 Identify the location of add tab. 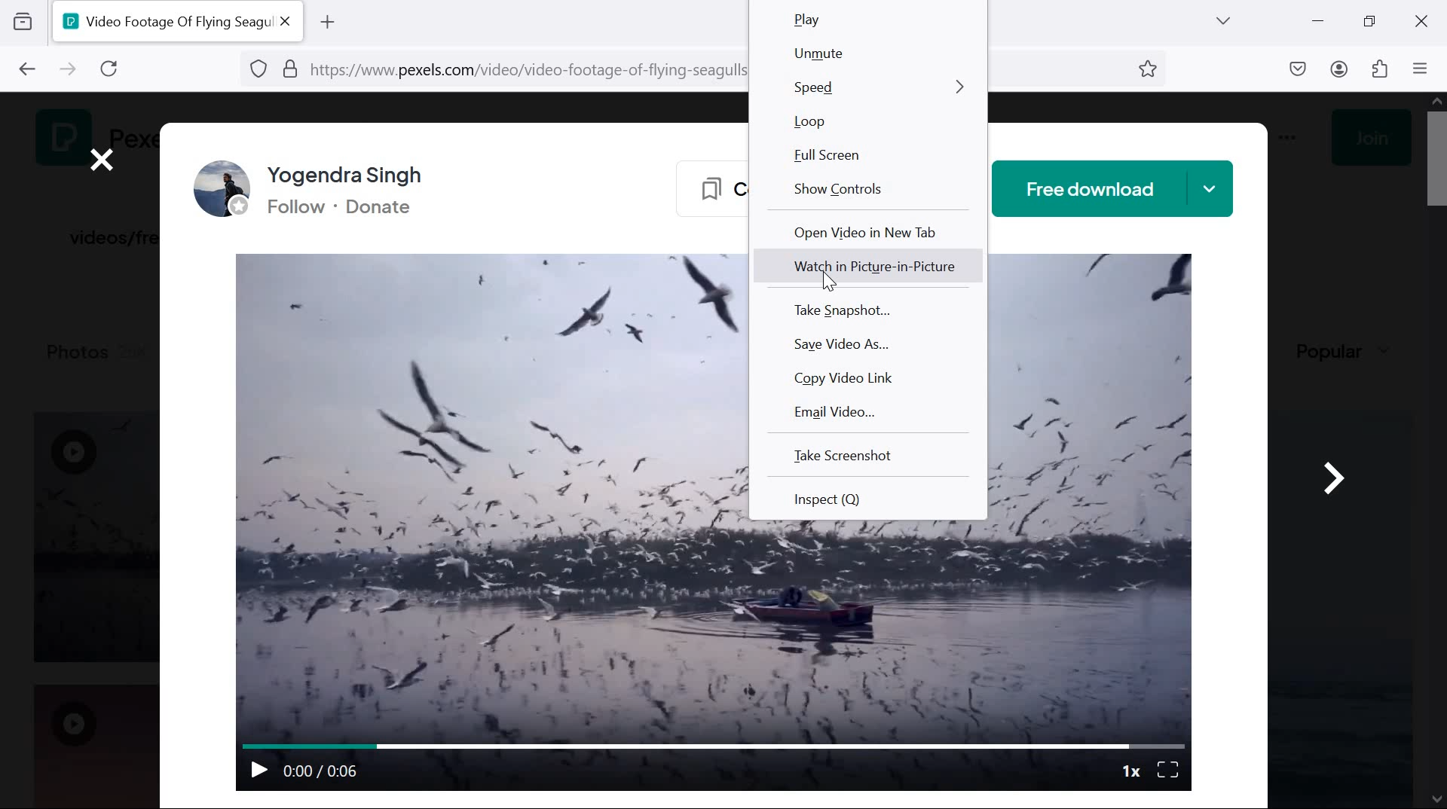
(327, 22).